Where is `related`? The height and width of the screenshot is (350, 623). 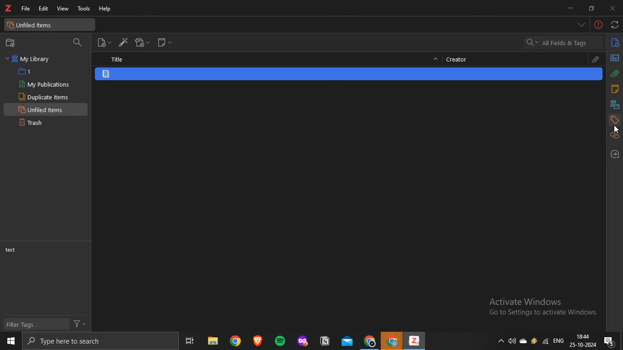
related is located at coordinates (616, 135).